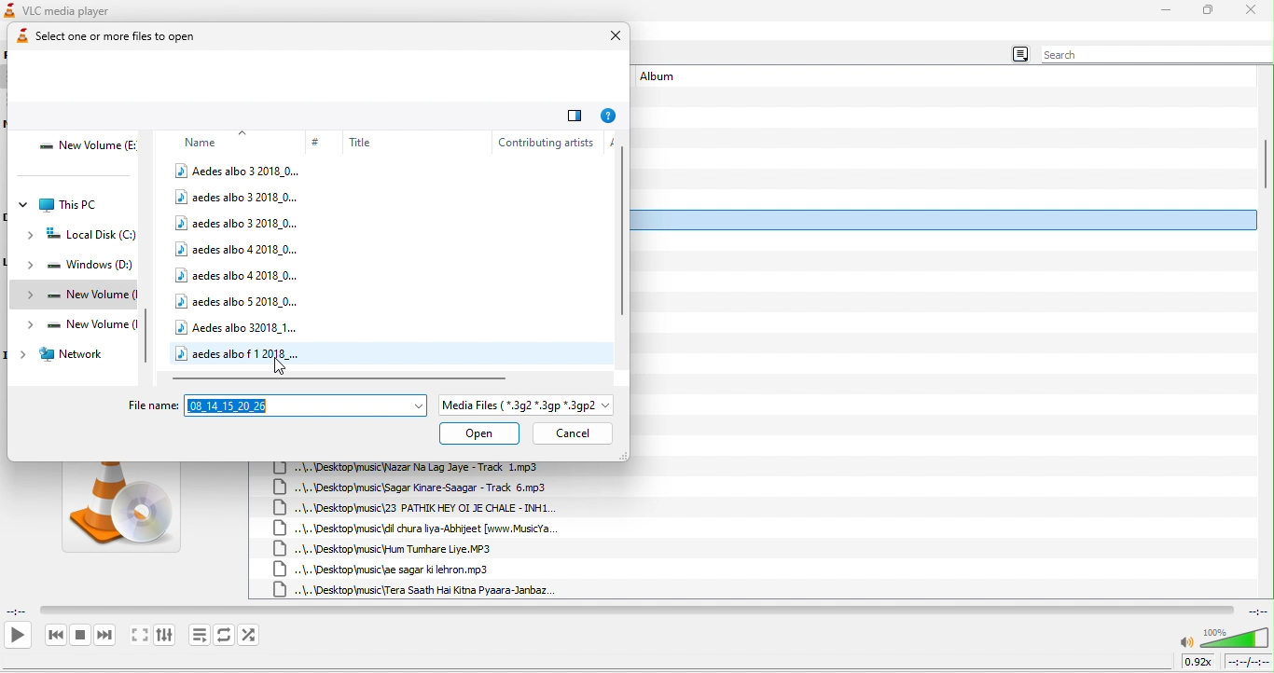 This screenshot has height=673, width=1274. Describe the element at coordinates (420, 468) in the screenshot. I see `\..\Desktop\music\Nazar Na Lag Jaye - Track 1.mp3` at that location.